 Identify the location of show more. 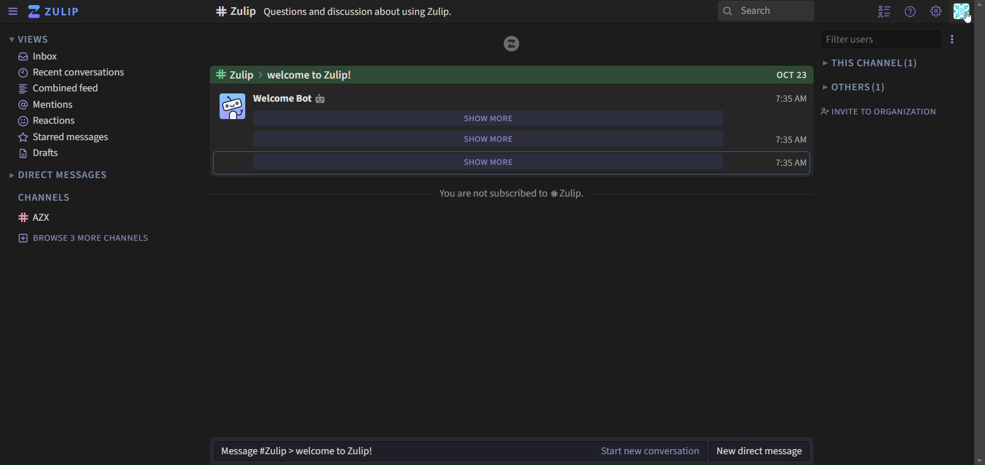
(502, 138).